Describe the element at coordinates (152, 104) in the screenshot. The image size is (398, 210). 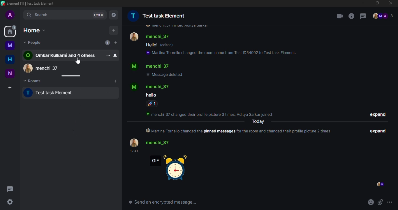
I see `1` at that location.